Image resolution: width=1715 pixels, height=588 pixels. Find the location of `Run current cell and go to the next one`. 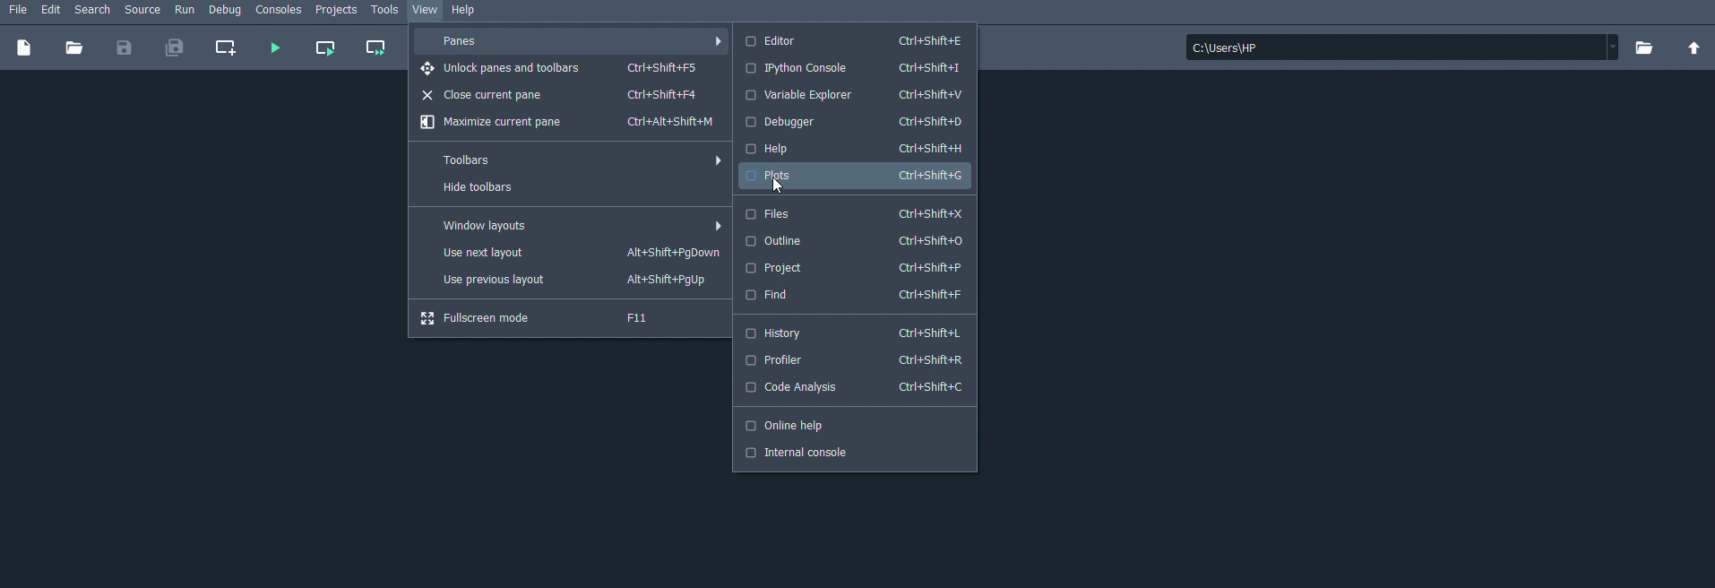

Run current cell and go to the next one is located at coordinates (375, 48).